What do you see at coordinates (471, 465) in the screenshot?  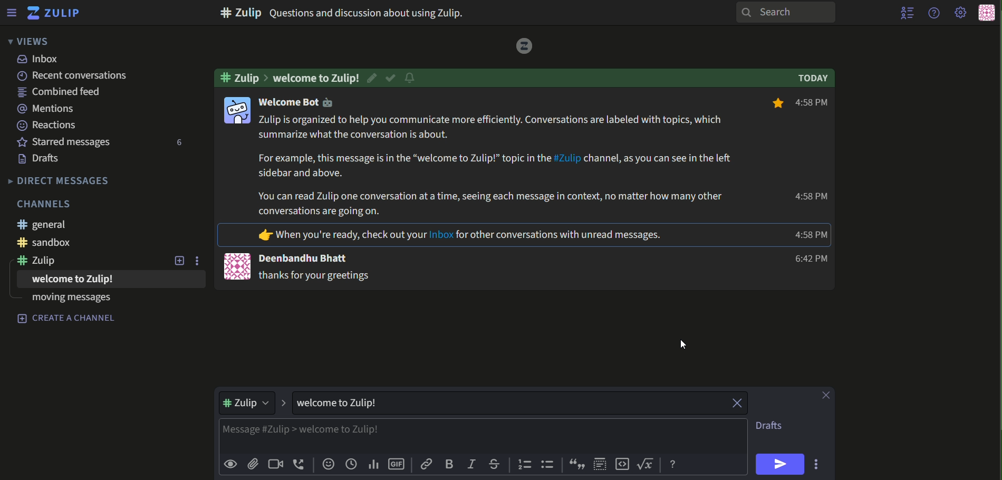 I see `italic` at bounding box center [471, 465].